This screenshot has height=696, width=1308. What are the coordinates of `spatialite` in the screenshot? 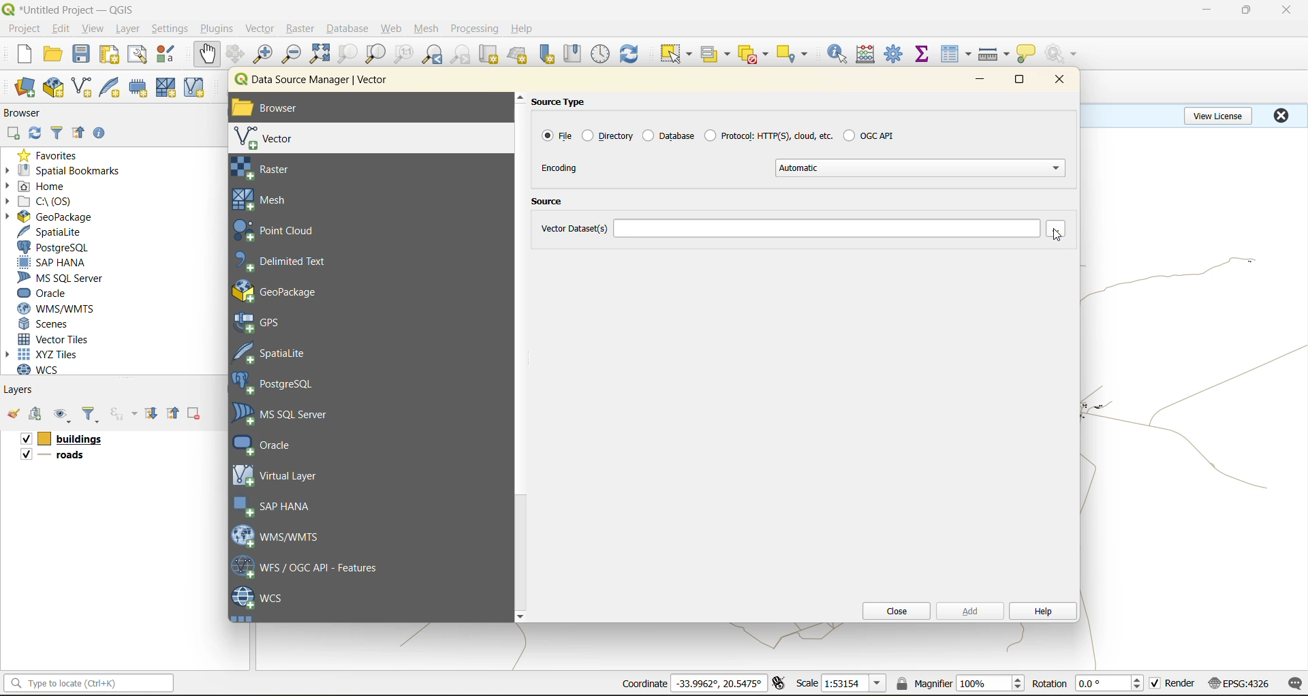 It's located at (57, 233).